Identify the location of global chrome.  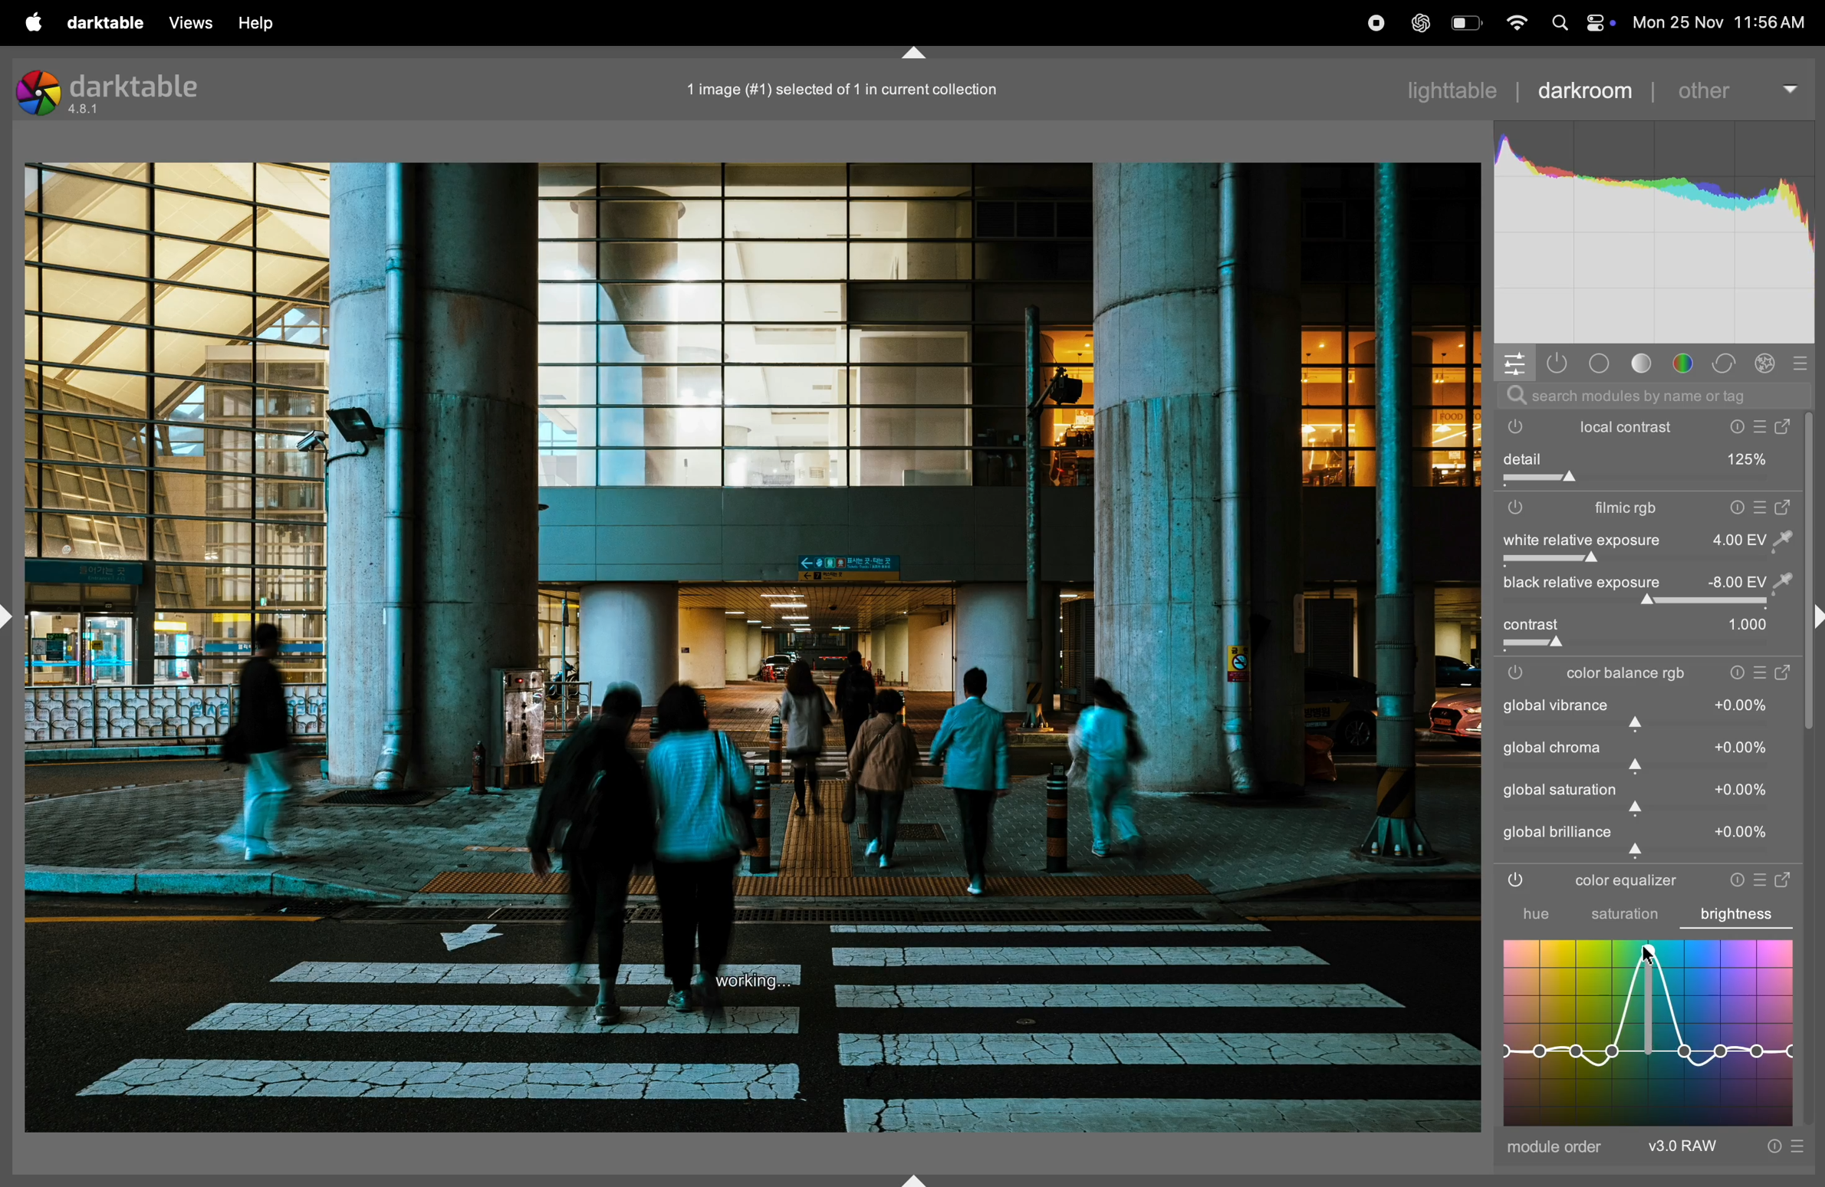
(1553, 748).